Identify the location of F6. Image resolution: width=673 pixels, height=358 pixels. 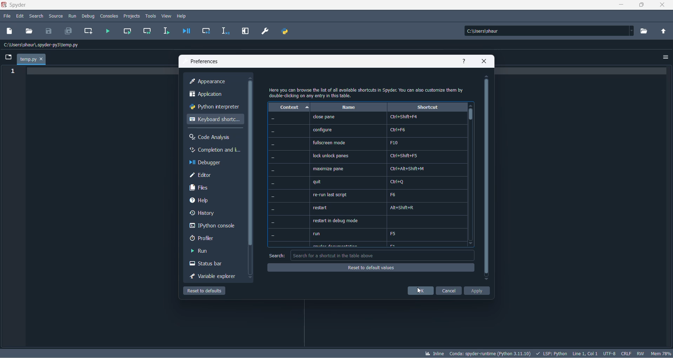
(394, 194).